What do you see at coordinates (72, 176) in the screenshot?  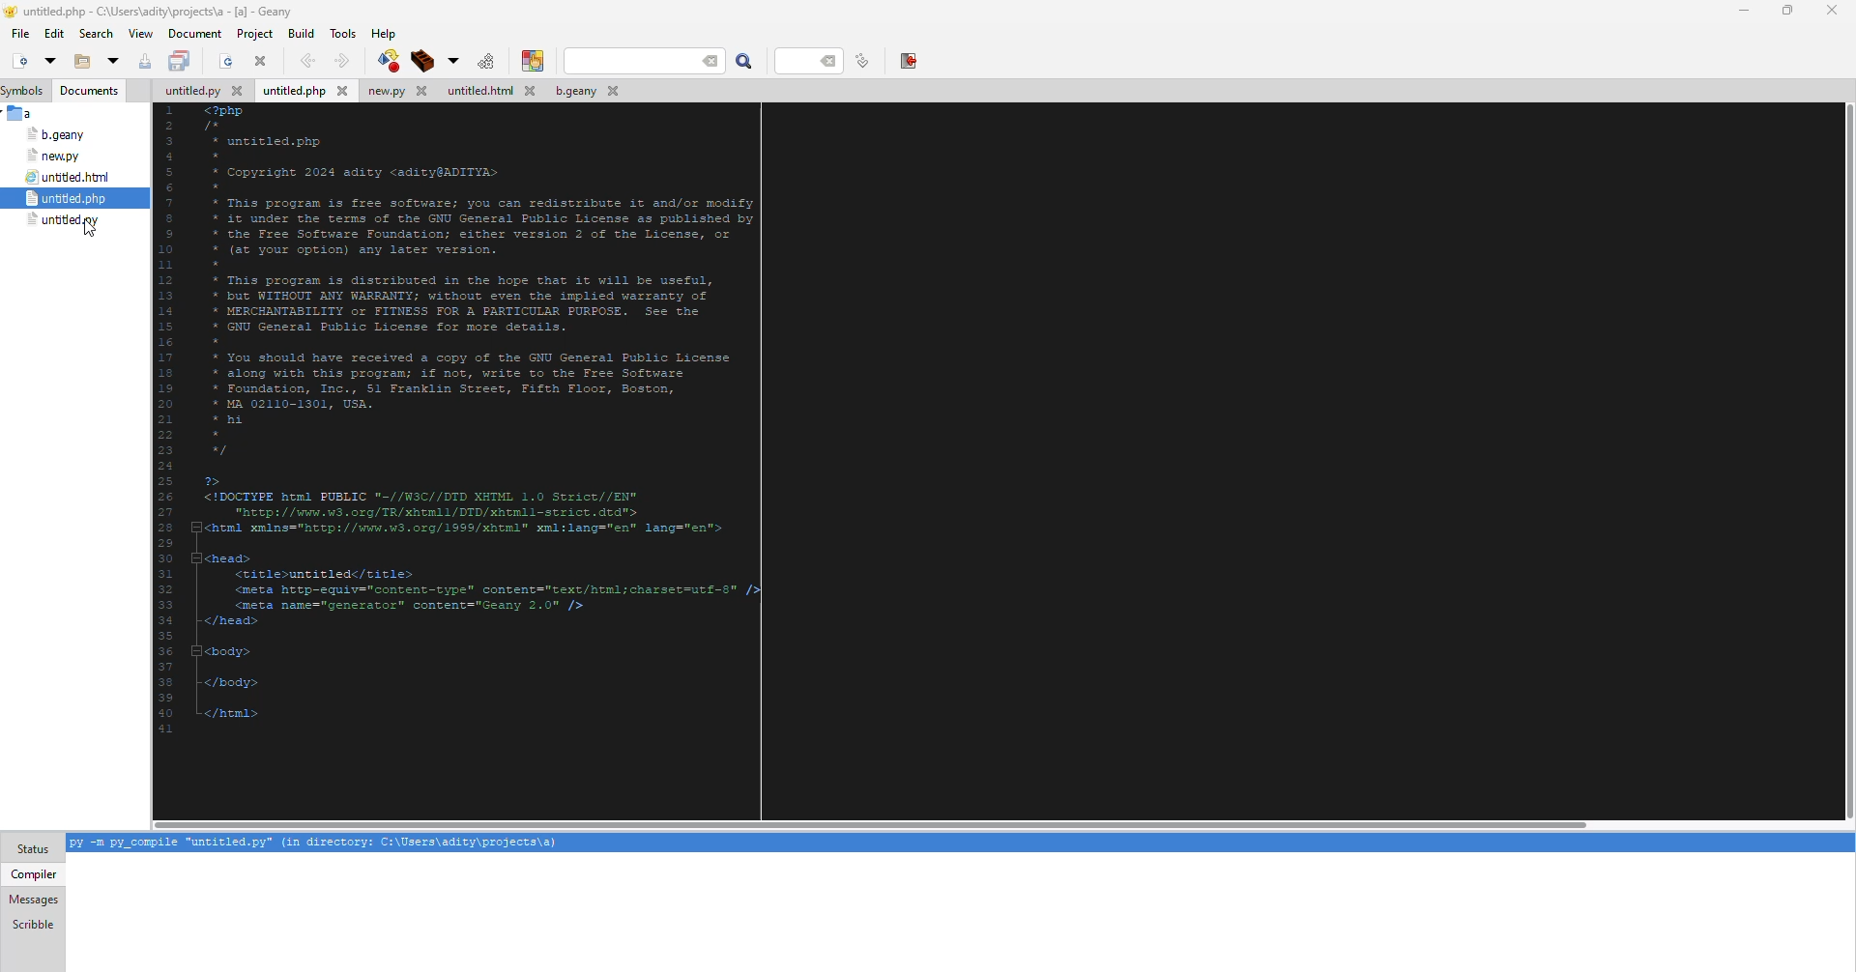 I see `untitled.html` at bounding box center [72, 176].